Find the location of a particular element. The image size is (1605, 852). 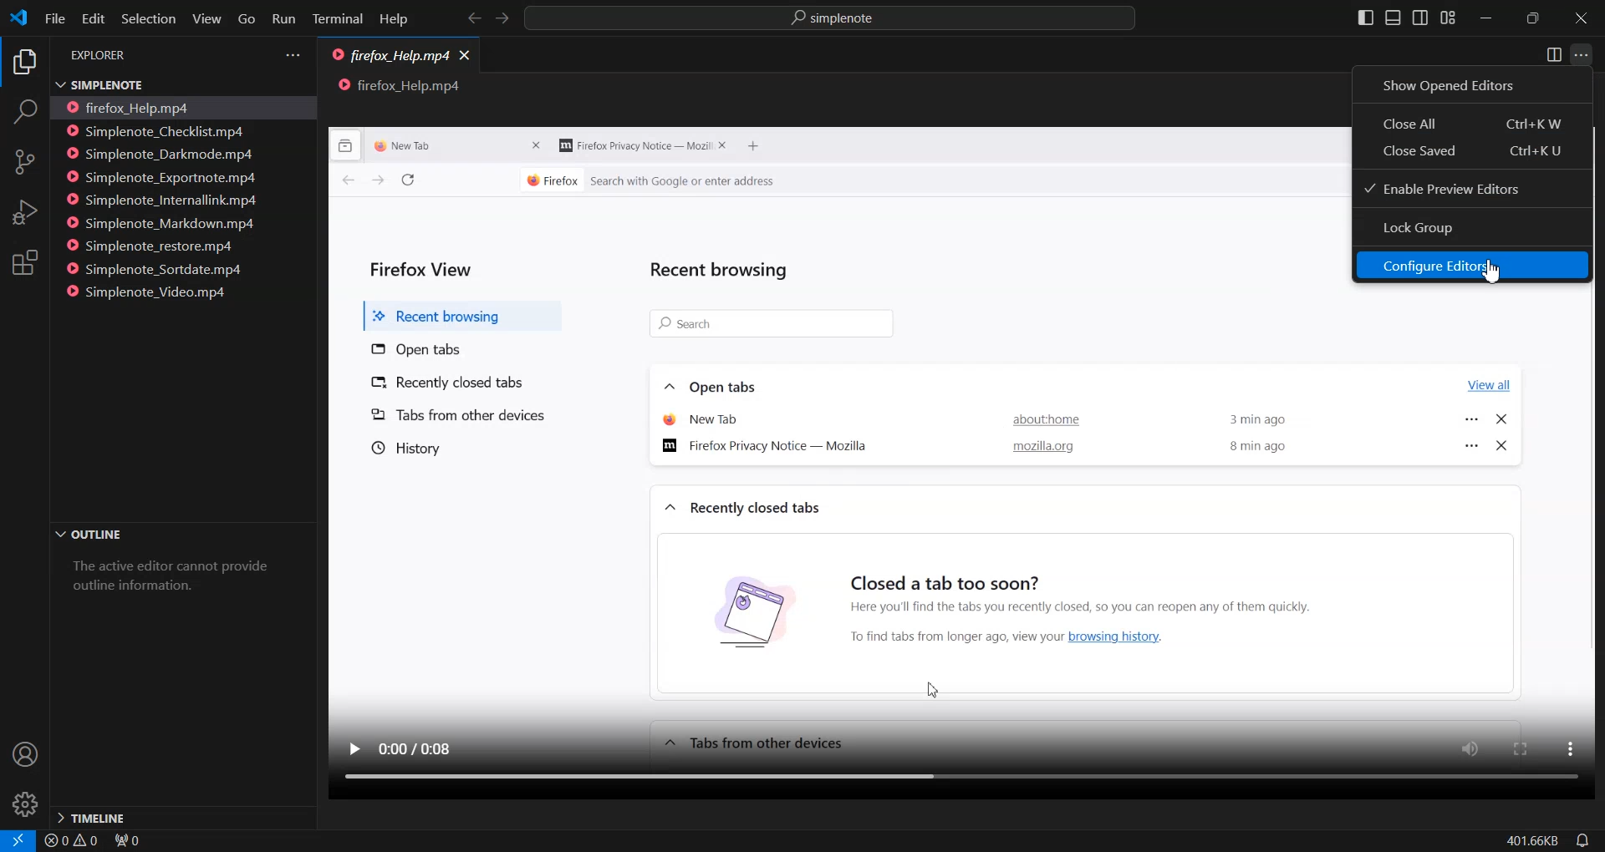

mozilla.org is located at coordinates (1042, 449).